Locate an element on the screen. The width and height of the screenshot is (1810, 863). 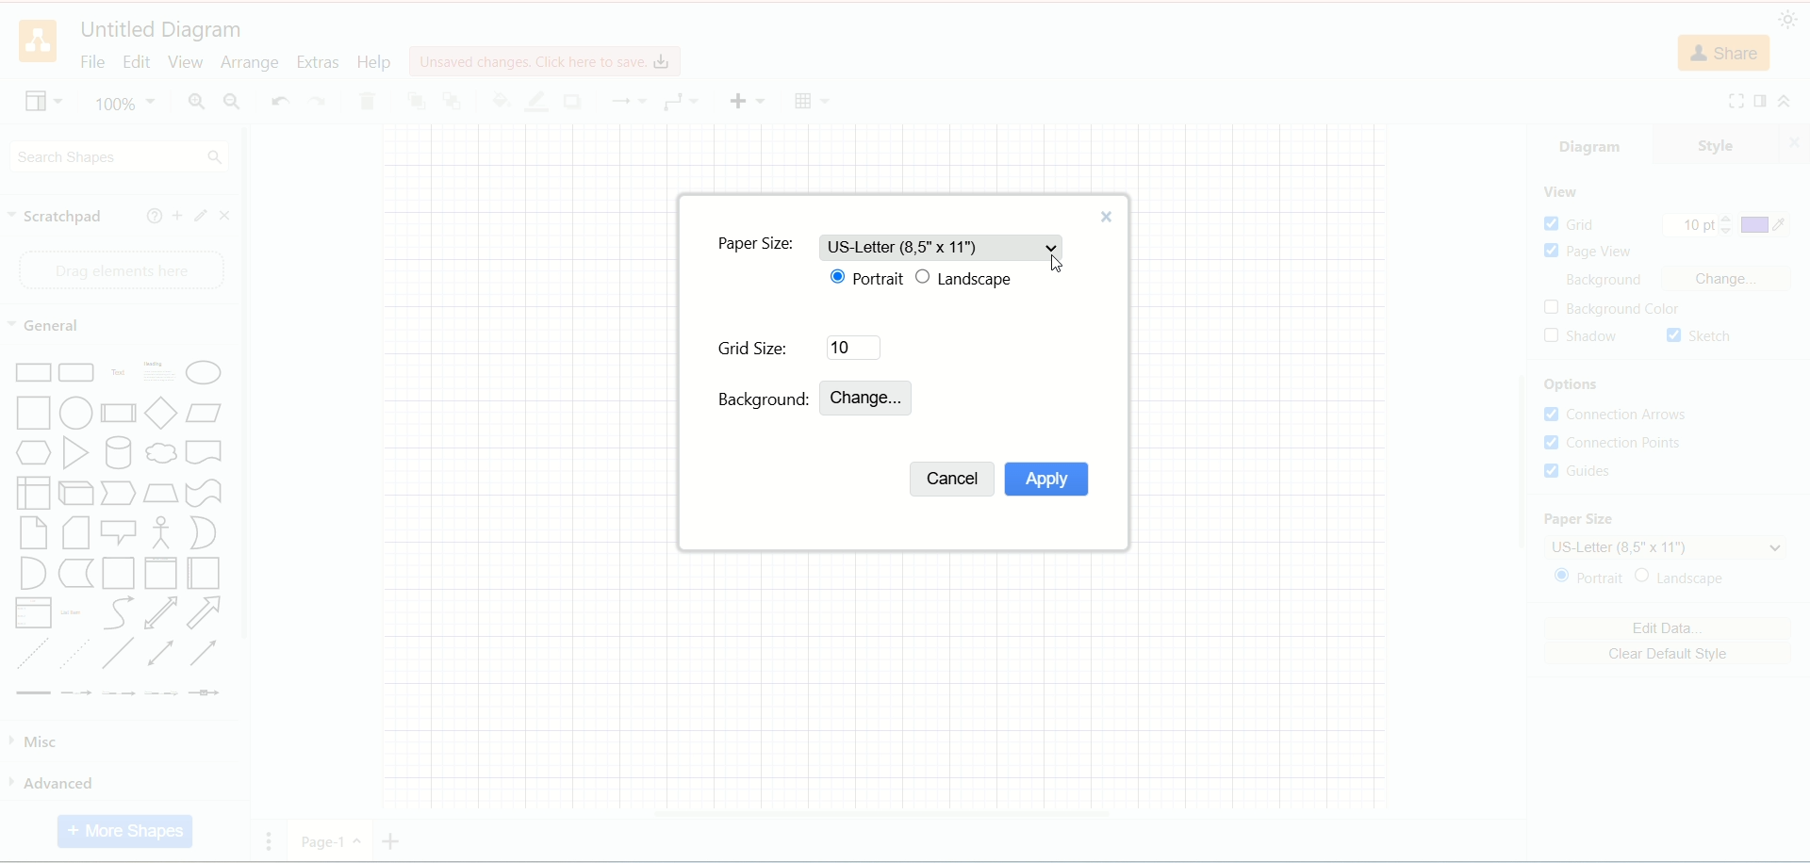
Table is located at coordinates (813, 101).